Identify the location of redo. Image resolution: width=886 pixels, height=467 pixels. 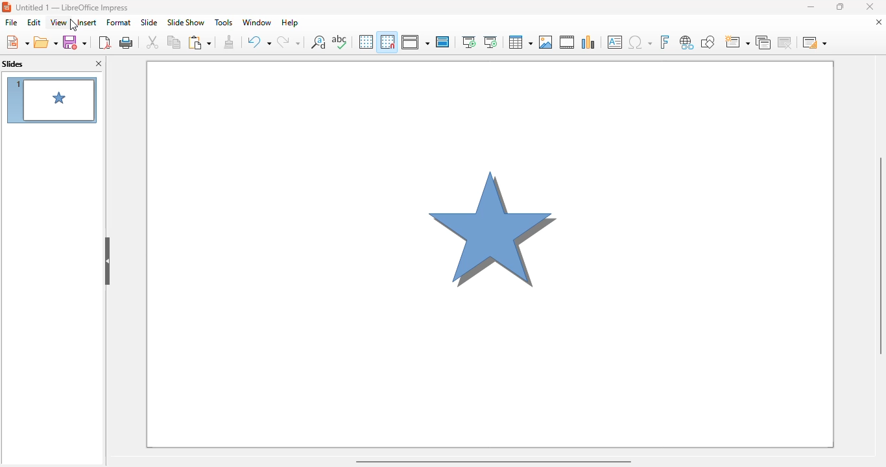
(289, 42).